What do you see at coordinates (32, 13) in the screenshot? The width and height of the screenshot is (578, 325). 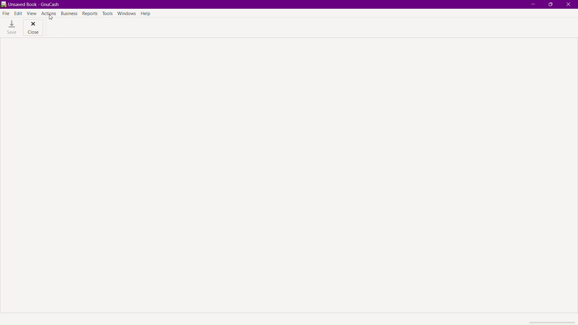 I see `View` at bounding box center [32, 13].